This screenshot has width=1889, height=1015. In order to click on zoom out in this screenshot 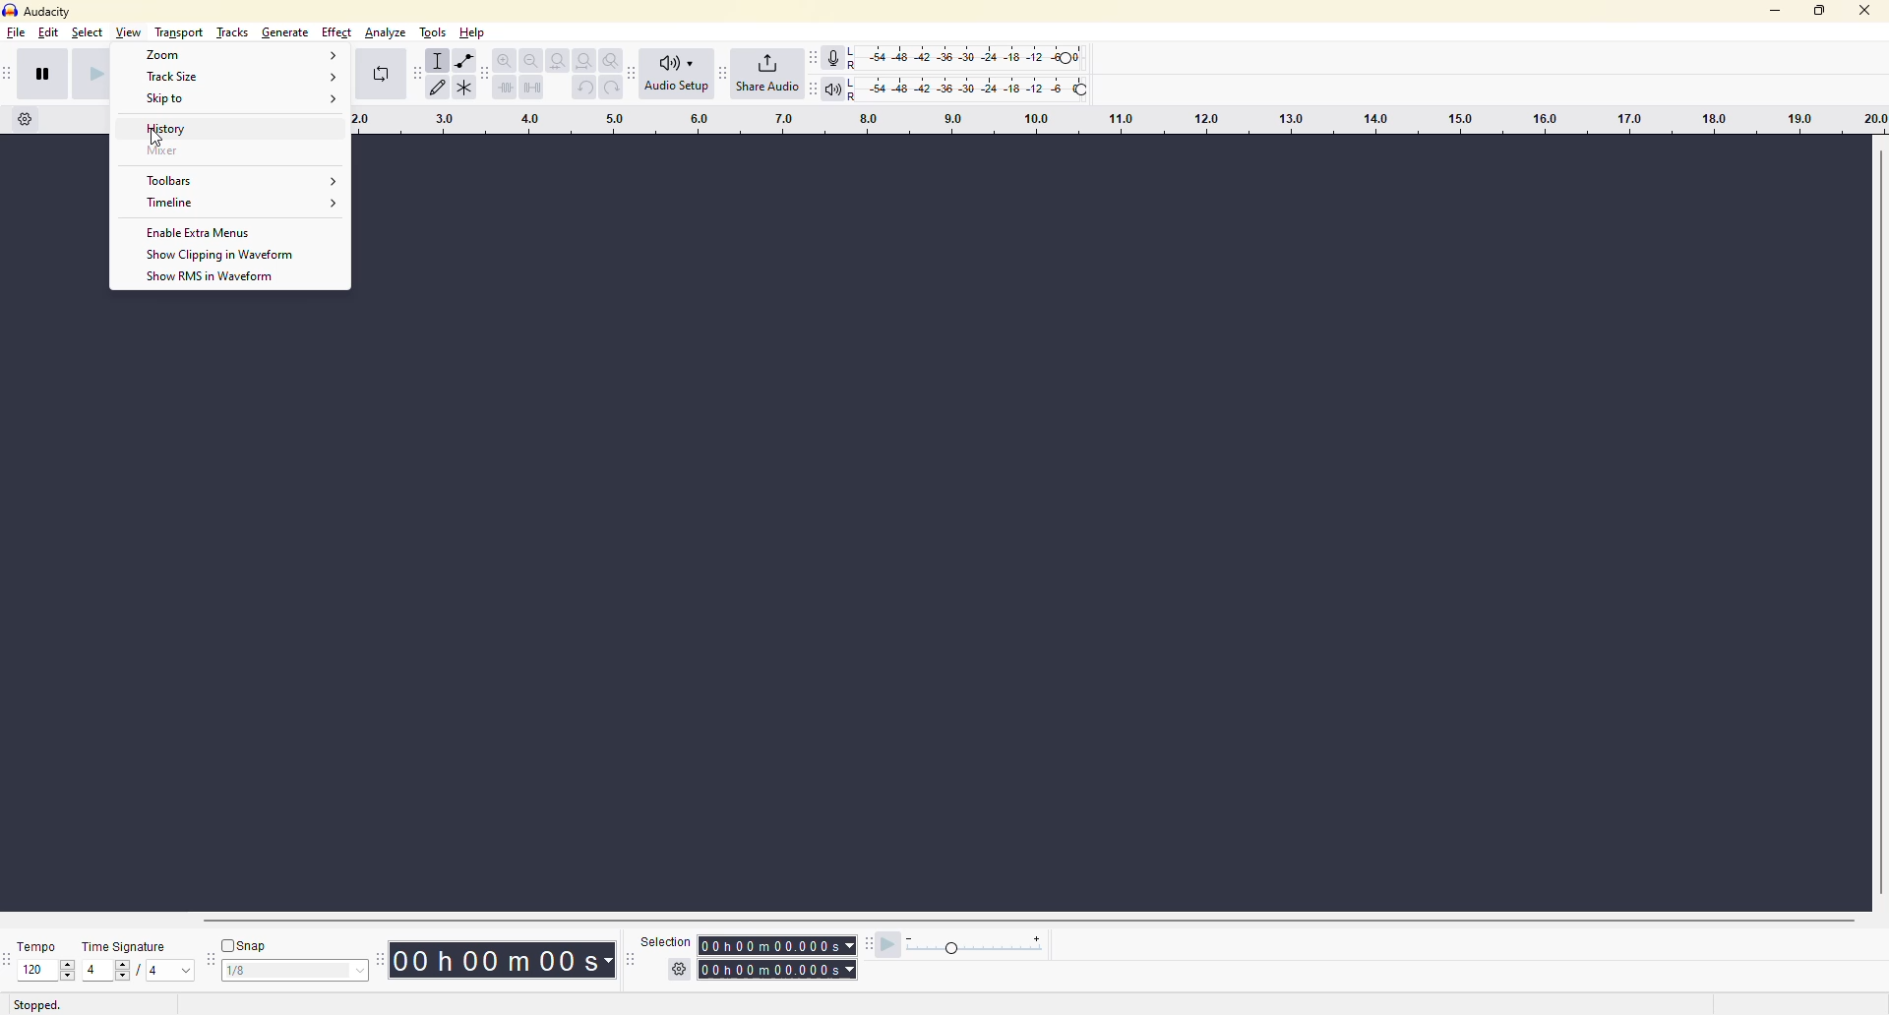, I will do `click(532, 60)`.